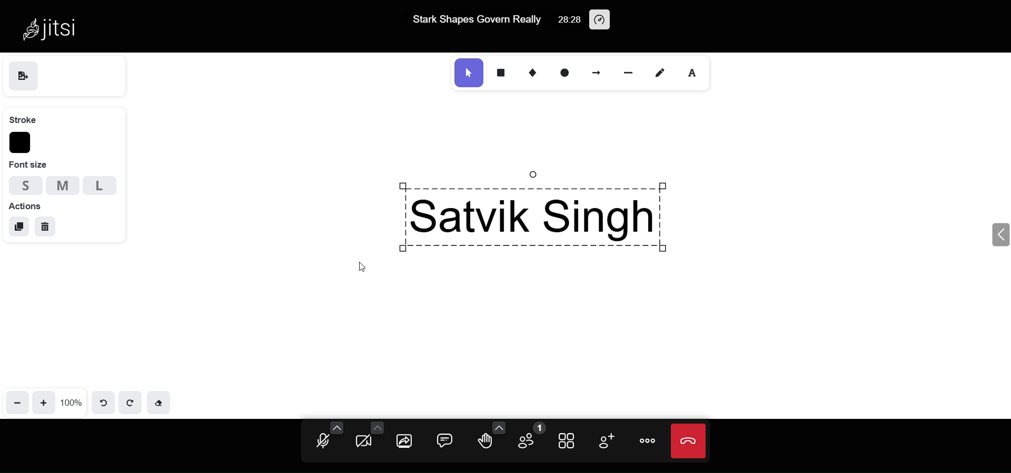 Image resolution: width=1011 pixels, height=473 pixels. Describe the element at coordinates (475, 20) in the screenshot. I see `Stark Shapes Govern Really` at that location.